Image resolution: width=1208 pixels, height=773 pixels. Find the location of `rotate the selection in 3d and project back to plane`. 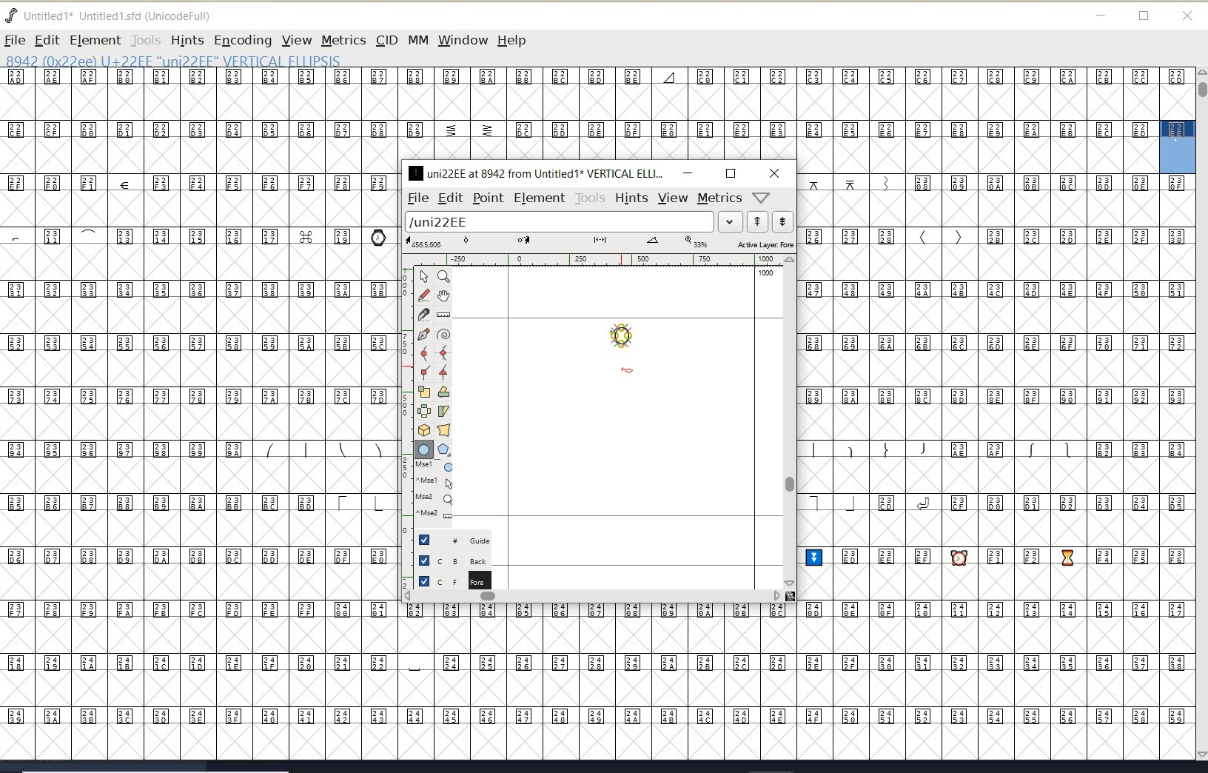

rotate the selection in 3d and project back to plane is located at coordinates (424, 430).